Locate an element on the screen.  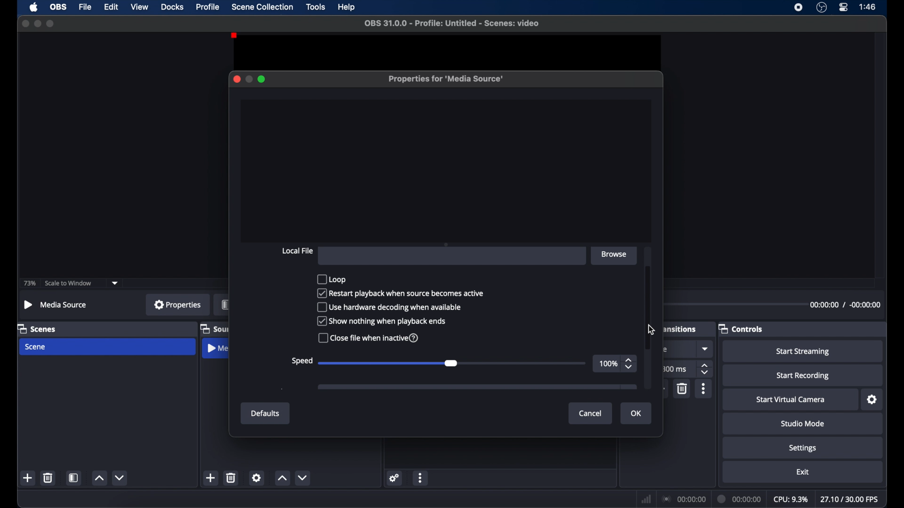
settings is located at coordinates (395, 477).